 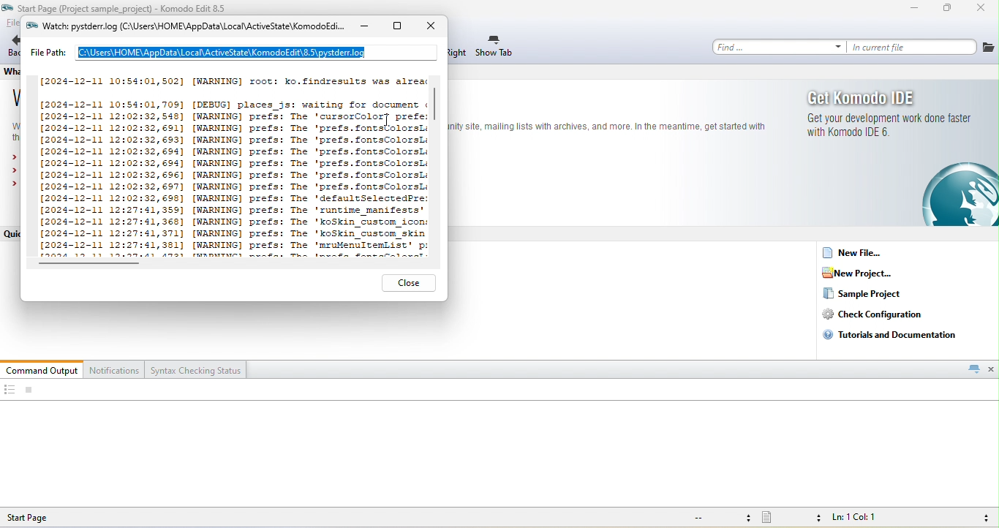 What do you see at coordinates (866, 97) in the screenshot?
I see `get komodo ide` at bounding box center [866, 97].